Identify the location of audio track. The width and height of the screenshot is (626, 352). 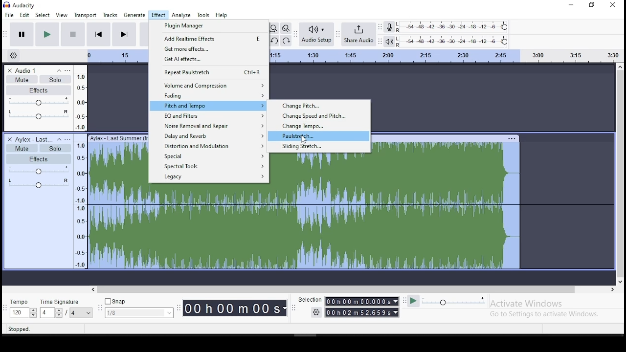
(209, 226).